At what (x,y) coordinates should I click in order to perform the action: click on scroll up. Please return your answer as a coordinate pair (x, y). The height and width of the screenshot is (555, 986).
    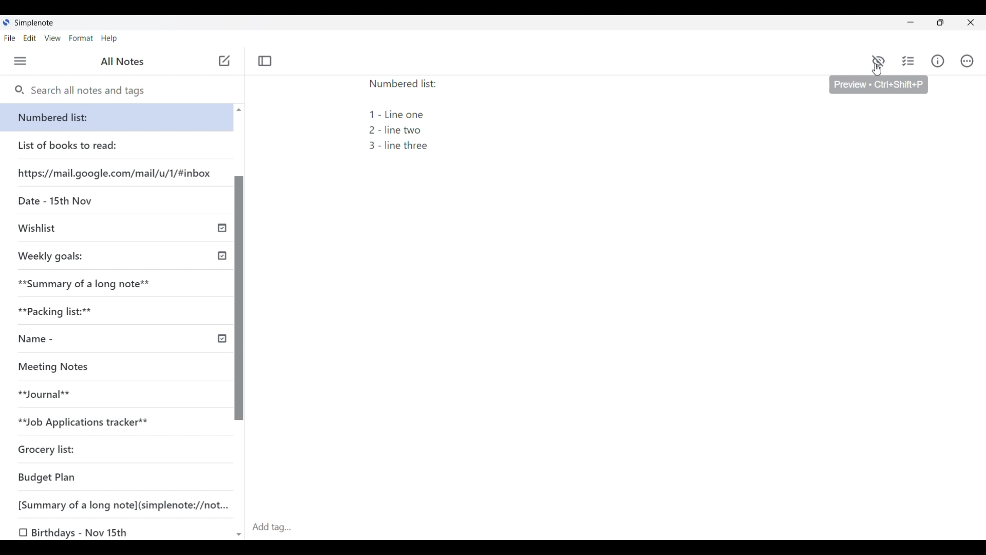
    Looking at the image, I should click on (239, 110).